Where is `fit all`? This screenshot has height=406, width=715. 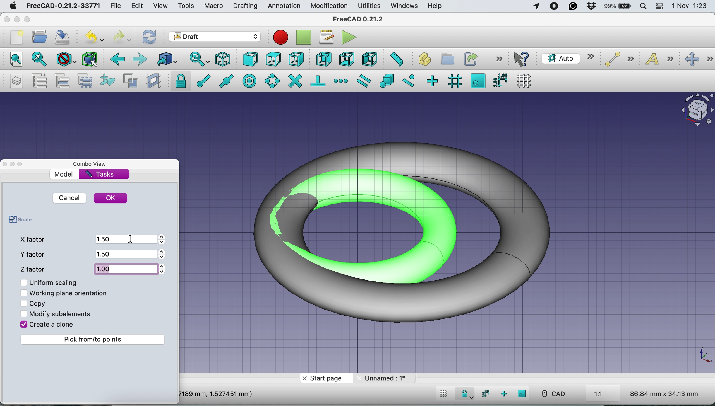 fit all is located at coordinates (15, 60).